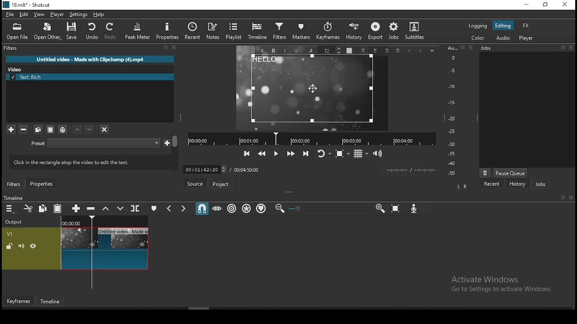  Describe the element at coordinates (14, 184) in the screenshot. I see `filters` at that location.